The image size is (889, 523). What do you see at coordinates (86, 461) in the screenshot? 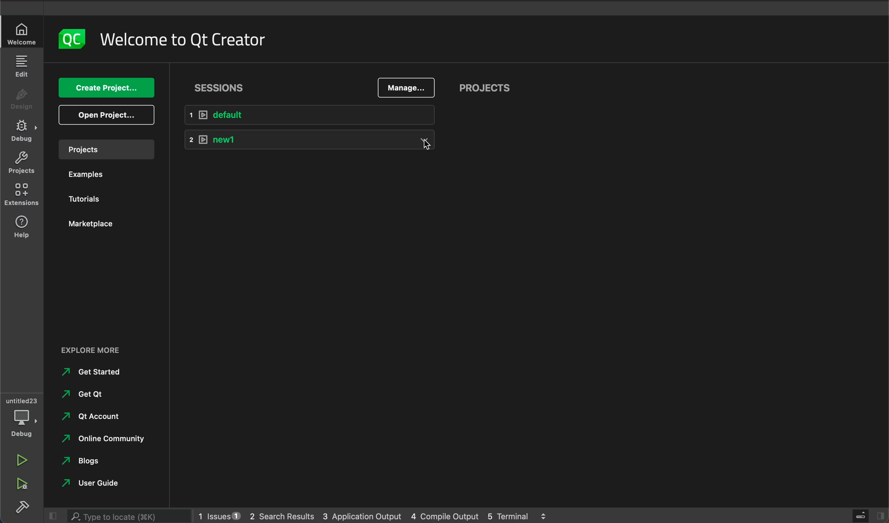
I see `blogs` at bounding box center [86, 461].